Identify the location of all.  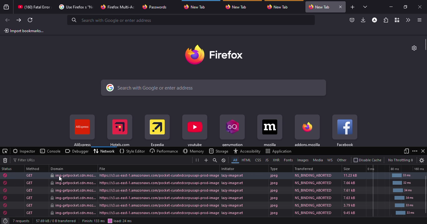
(234, 160).